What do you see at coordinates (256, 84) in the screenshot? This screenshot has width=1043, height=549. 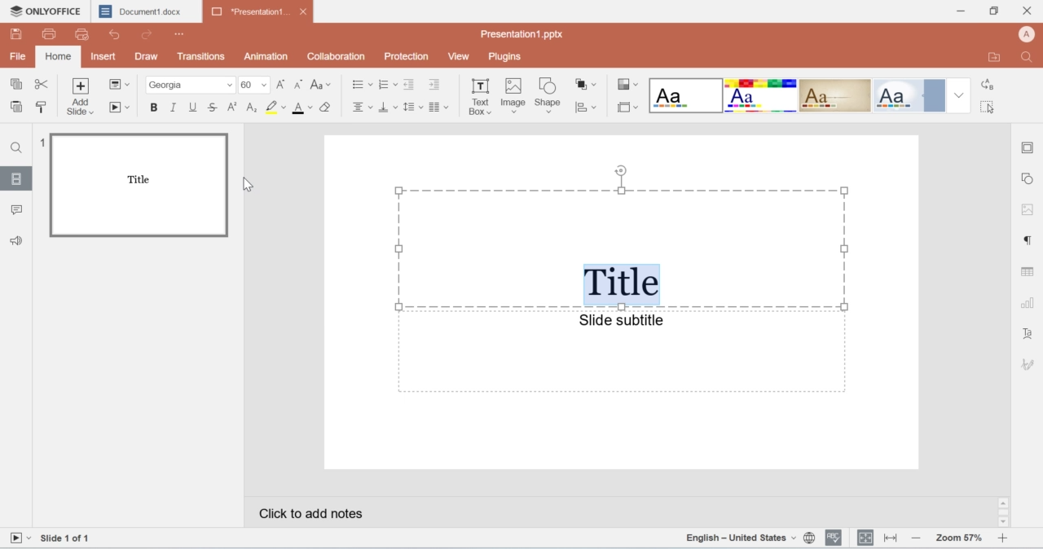 I see `font size` at bounding box center [256, 84].